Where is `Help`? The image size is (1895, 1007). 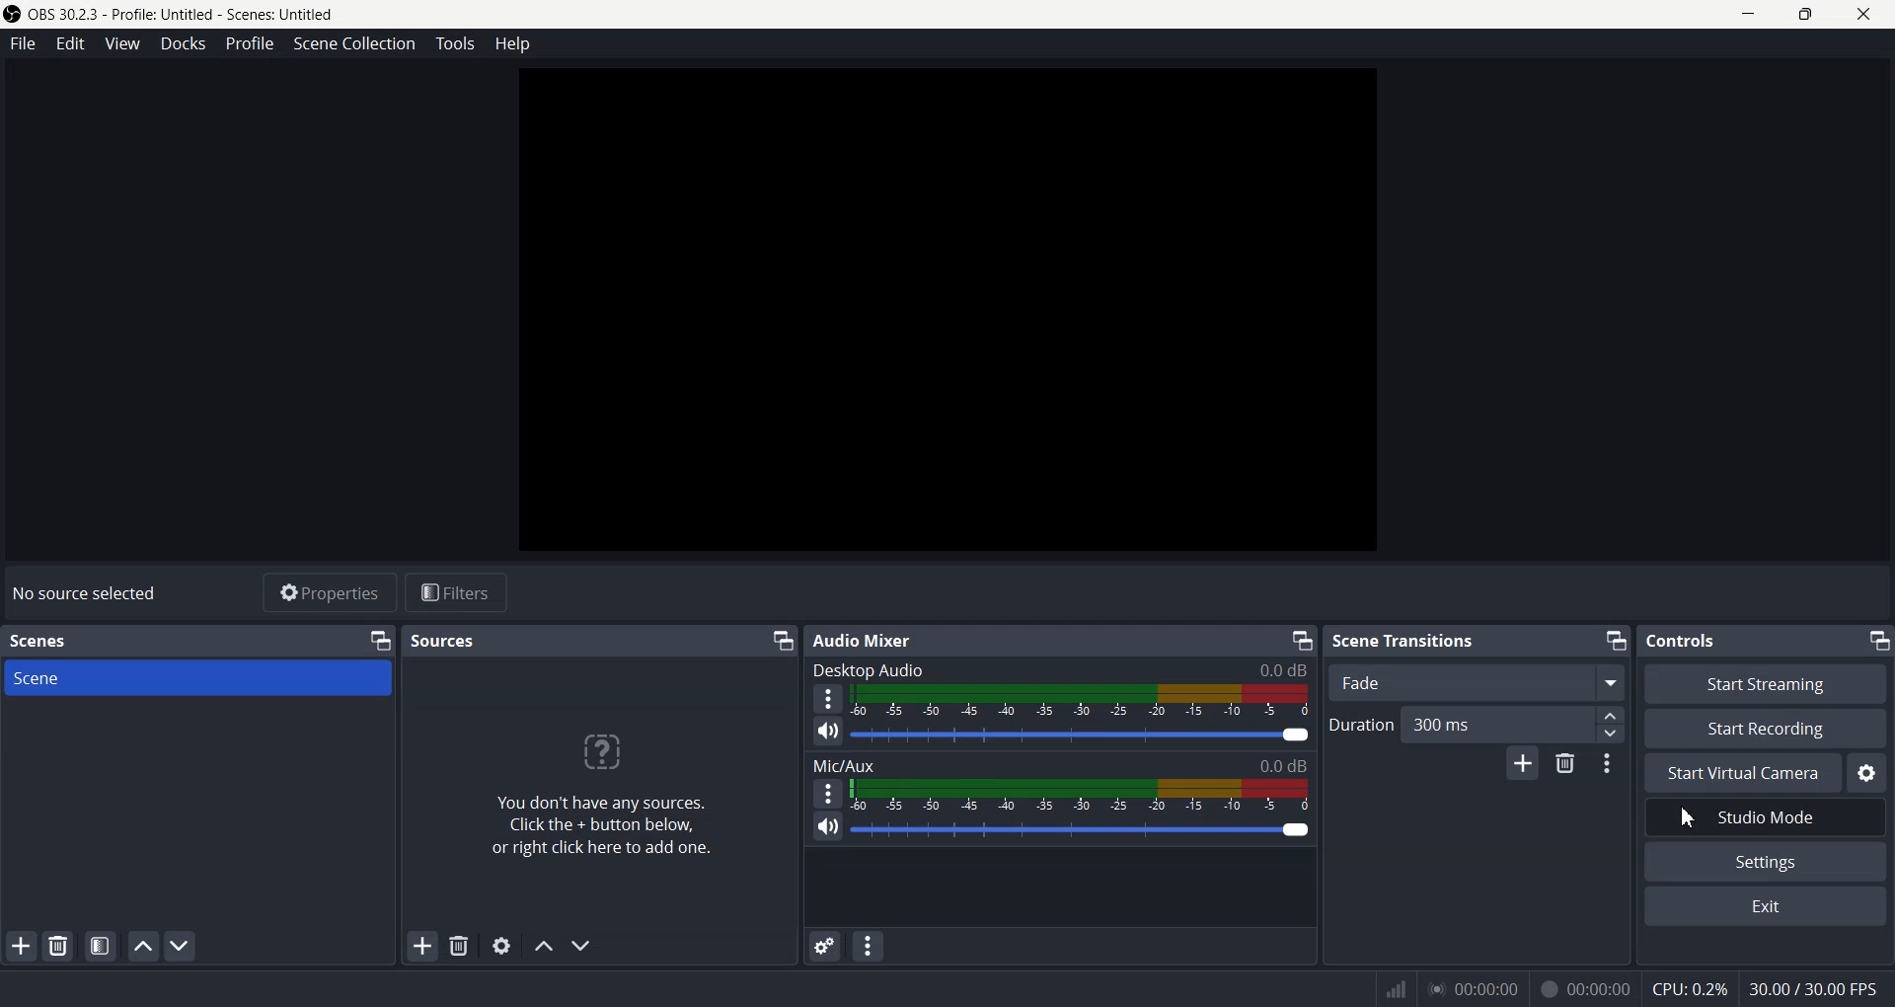
Help is located at coordinates (509, 43).